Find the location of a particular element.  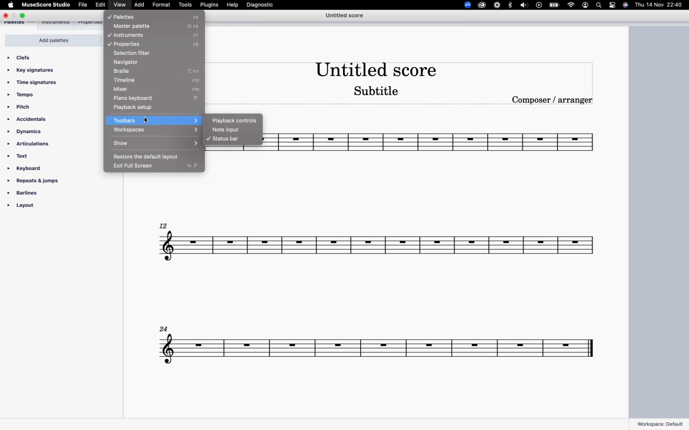

score is located at coordinates (430, 145).